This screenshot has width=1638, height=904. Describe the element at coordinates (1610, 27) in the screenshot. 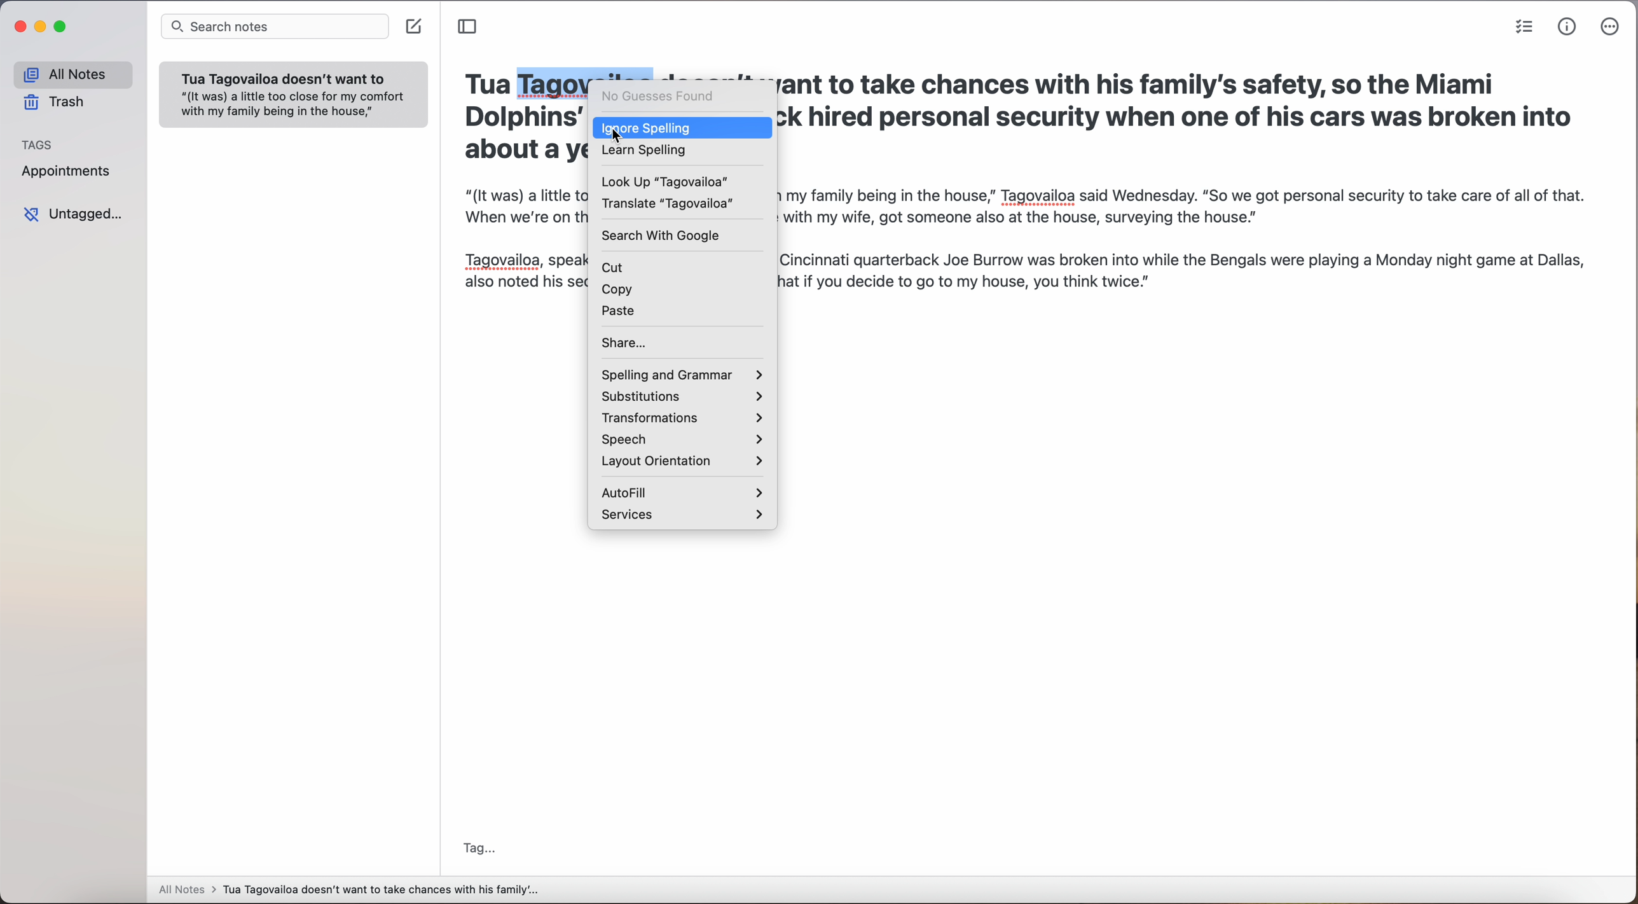

I see `more options` at that location.